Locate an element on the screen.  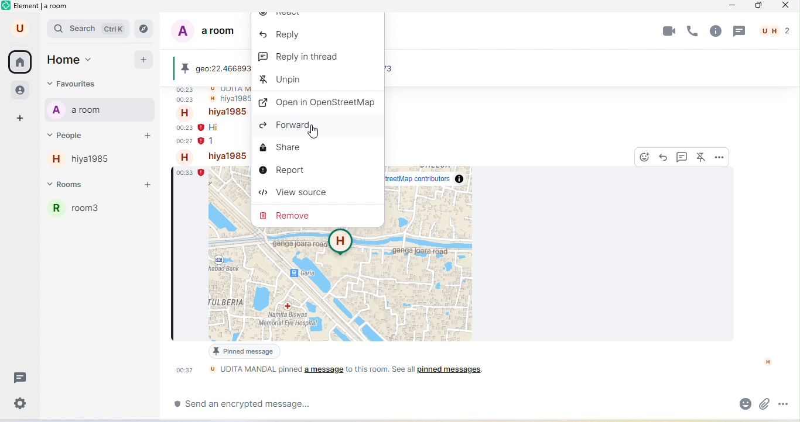
H is located at coordinates (768, 362).